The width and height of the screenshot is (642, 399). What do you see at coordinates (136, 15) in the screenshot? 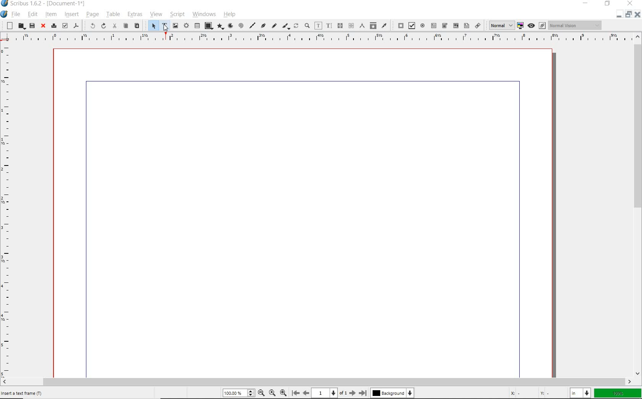
I see `extras` at bounding box center [136, 15].